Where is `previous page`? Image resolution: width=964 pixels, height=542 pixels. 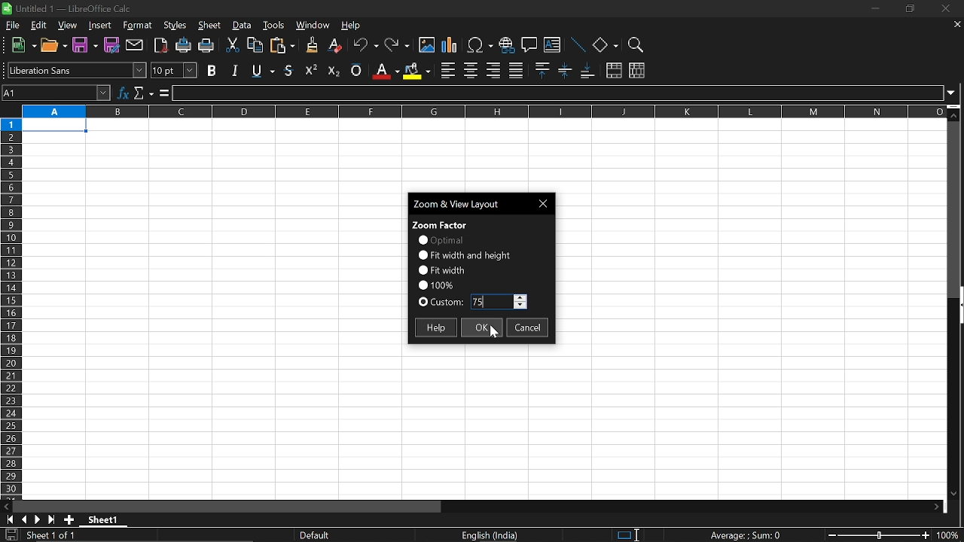 previous page is located at coordinates (24, 519).